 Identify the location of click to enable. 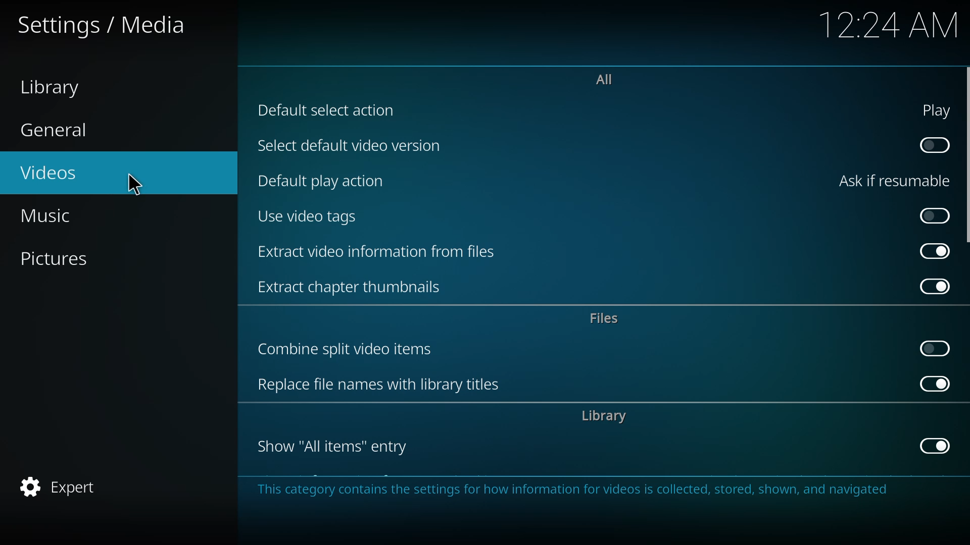
(934, 215).